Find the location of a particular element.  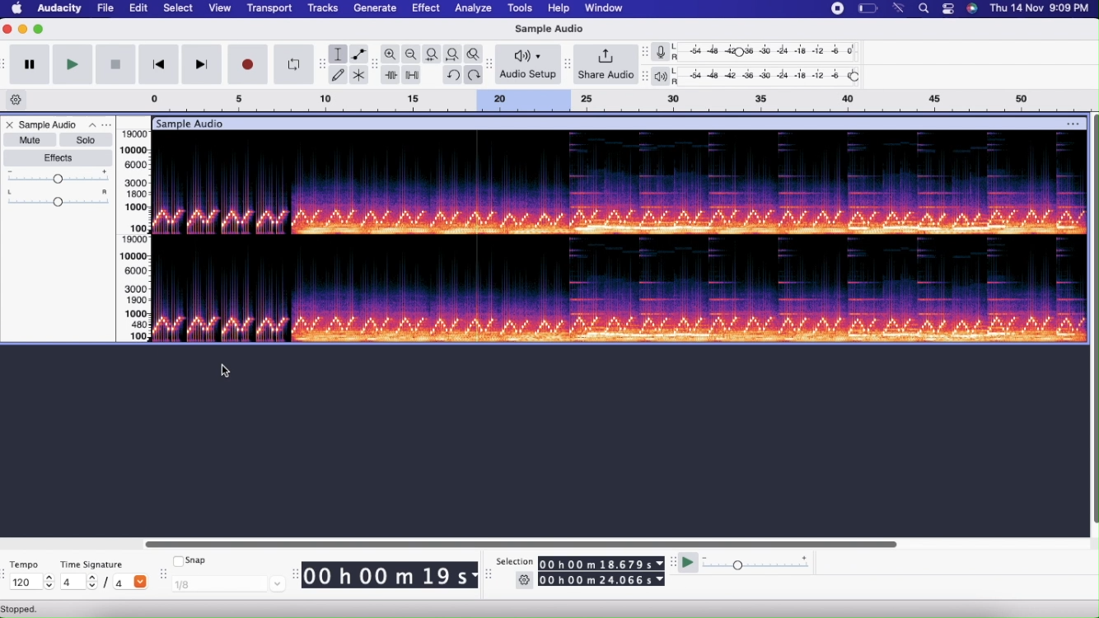

00 h 00 m 18.679 s is located at coordinates (602, 563).